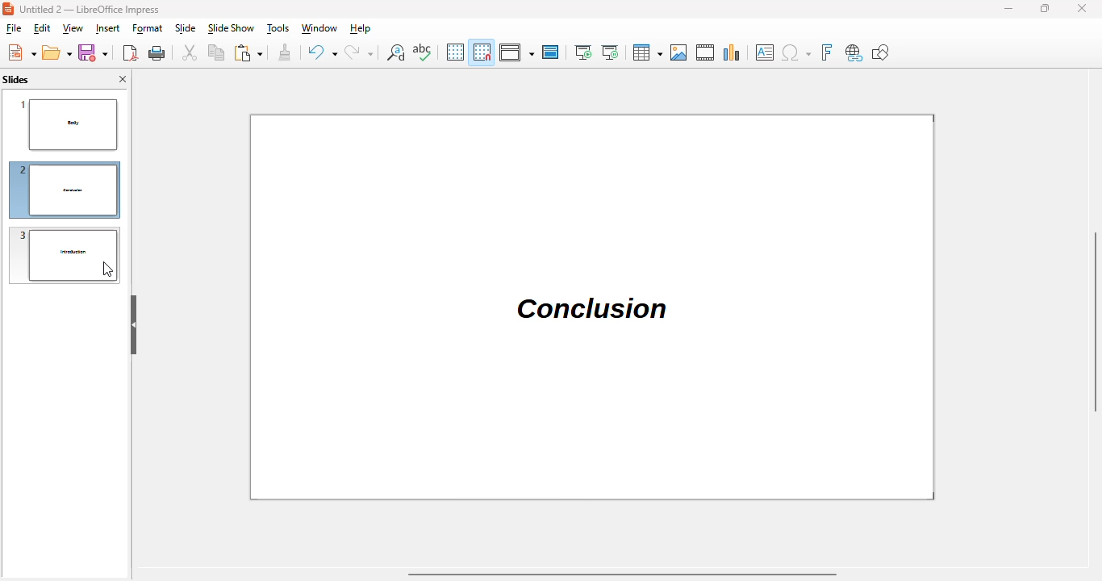  Describe the element at coordinates (482, 52) in the screenshot. I see `snap to grid` at that location.